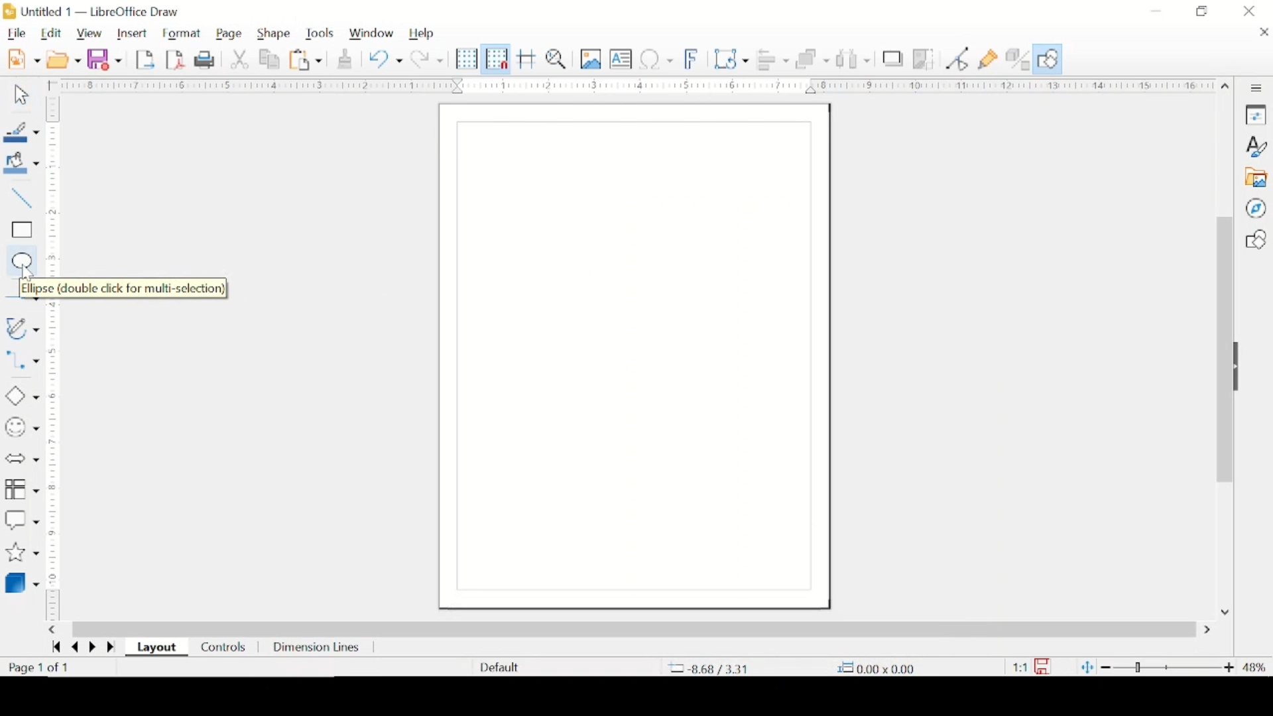  I want to click on scroll box, so click(635, 628).